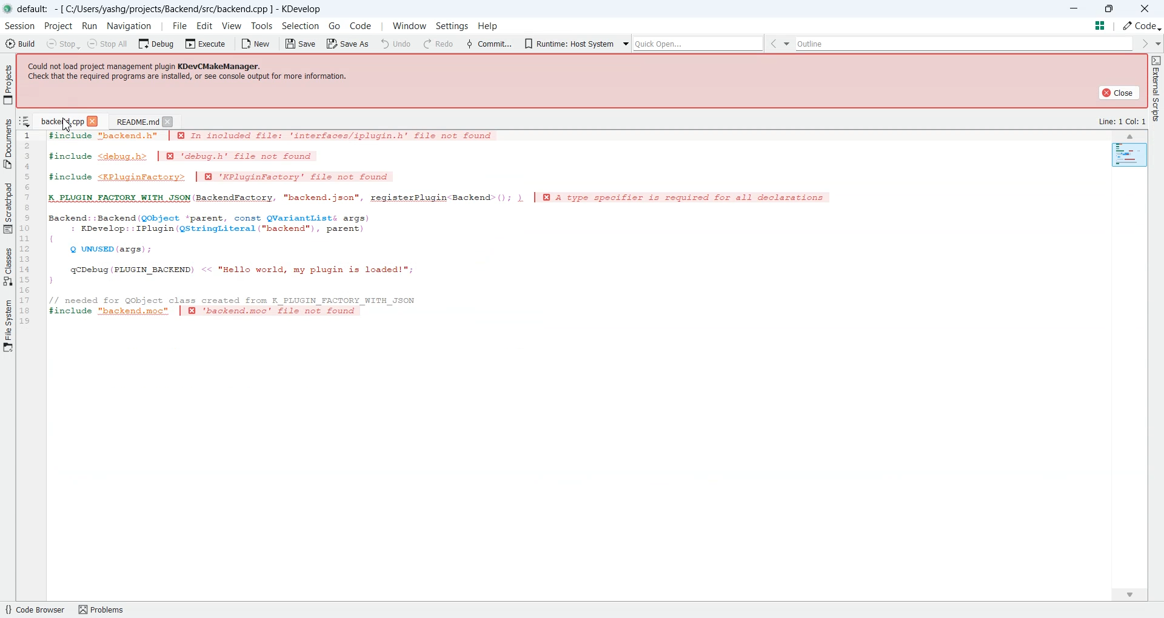 The width and height of the screenshot is (1164, 618). What do you see at coordinates (1100, 25) in the screenshot?
I see `Document overview` at bounding box center [1100, 25].